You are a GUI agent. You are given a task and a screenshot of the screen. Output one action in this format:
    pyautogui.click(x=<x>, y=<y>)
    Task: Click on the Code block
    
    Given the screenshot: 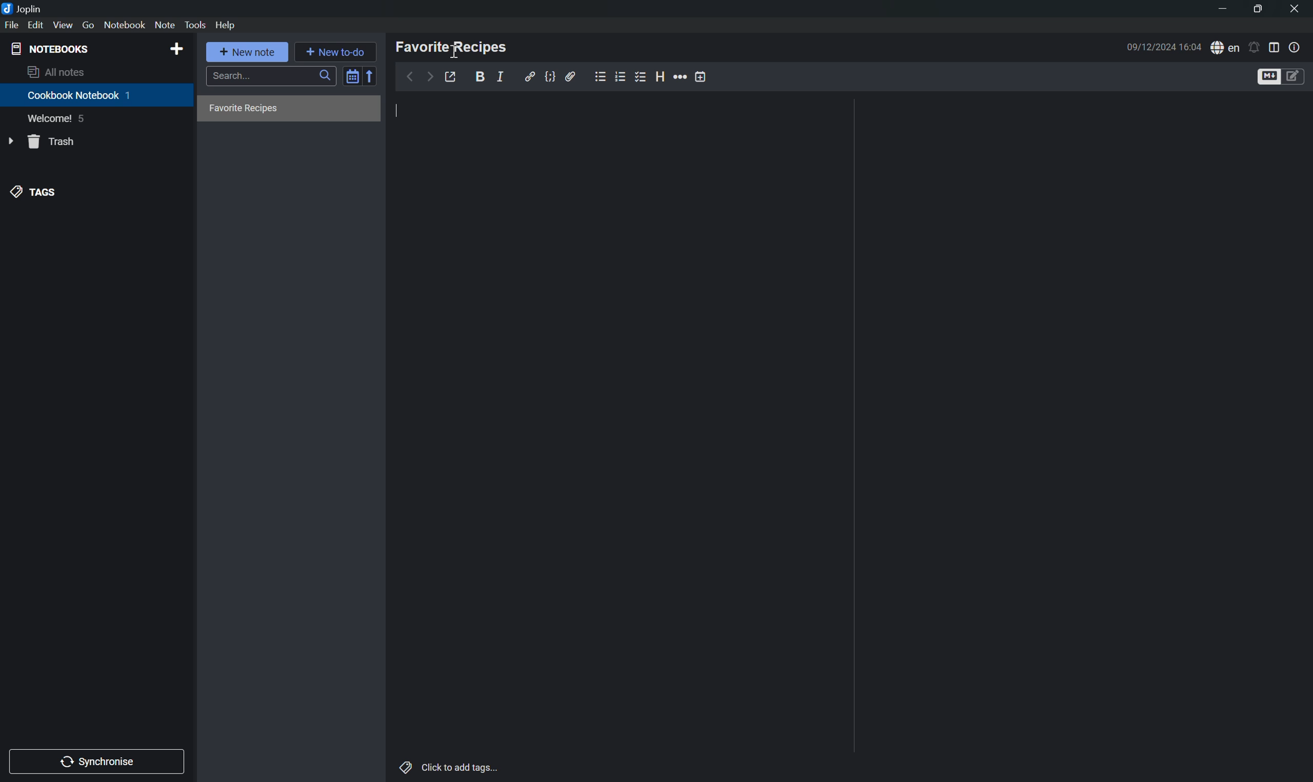 What is the action you would take?
    pyautogui.click(x=553, y=76)
    